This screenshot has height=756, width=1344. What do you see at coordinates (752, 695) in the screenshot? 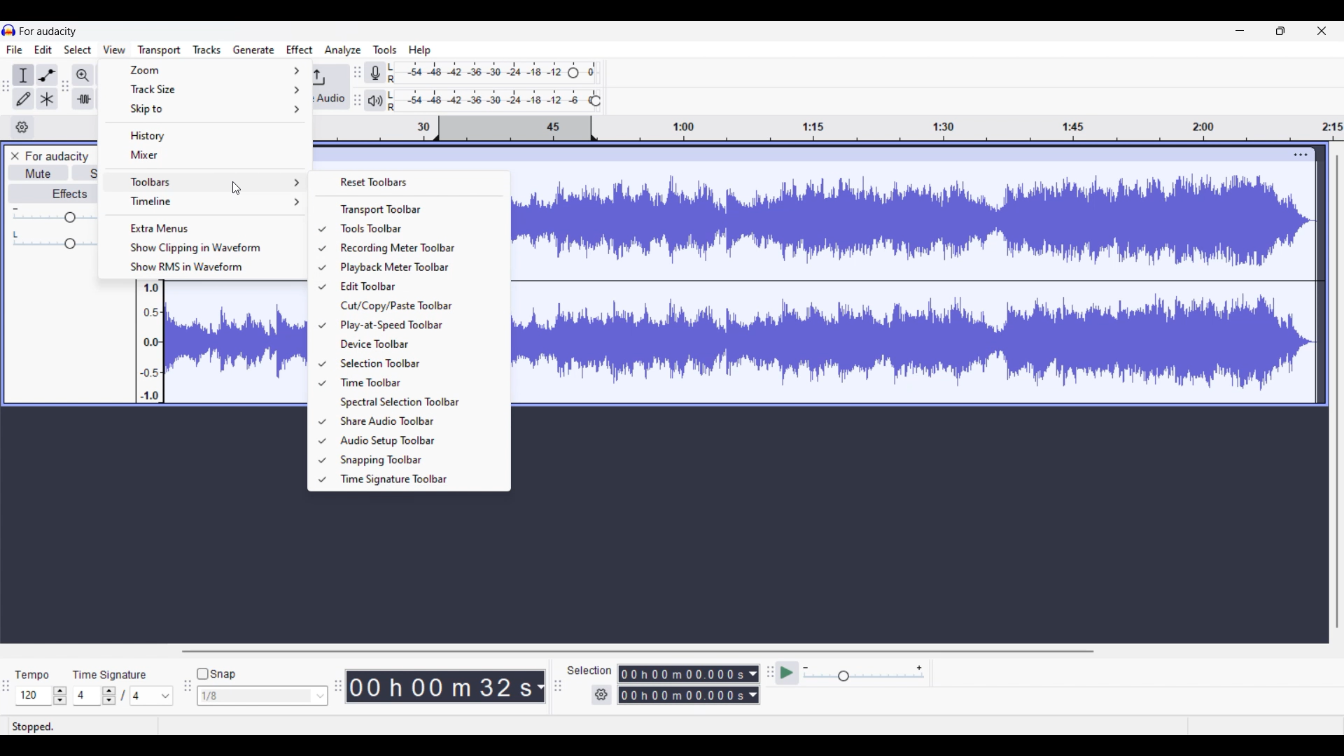
I see `Duration measurement` at bounding box center [752, 695].